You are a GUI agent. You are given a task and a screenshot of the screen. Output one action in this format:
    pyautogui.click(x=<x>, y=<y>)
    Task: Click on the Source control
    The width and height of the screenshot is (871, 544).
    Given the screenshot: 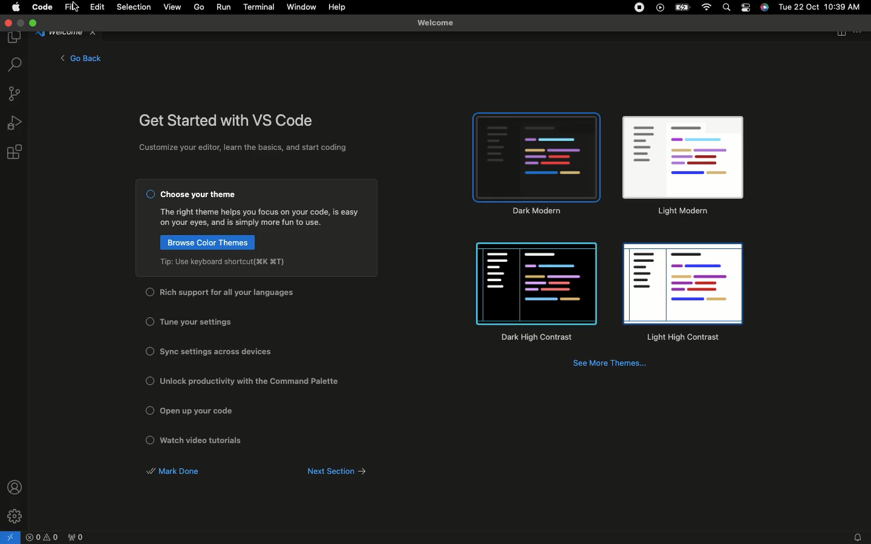 What is the action you would take?
    pyautogui.click(x=16, y=96)
    